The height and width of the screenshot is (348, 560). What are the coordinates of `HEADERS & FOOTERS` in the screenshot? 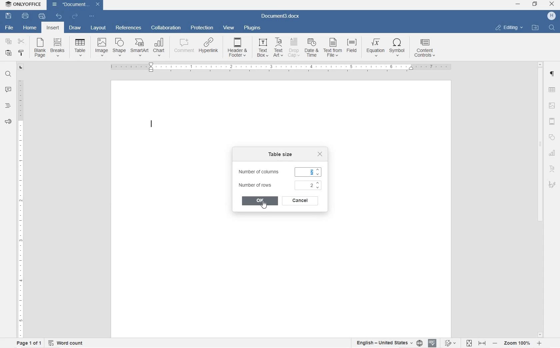 It's located at (552, 122).